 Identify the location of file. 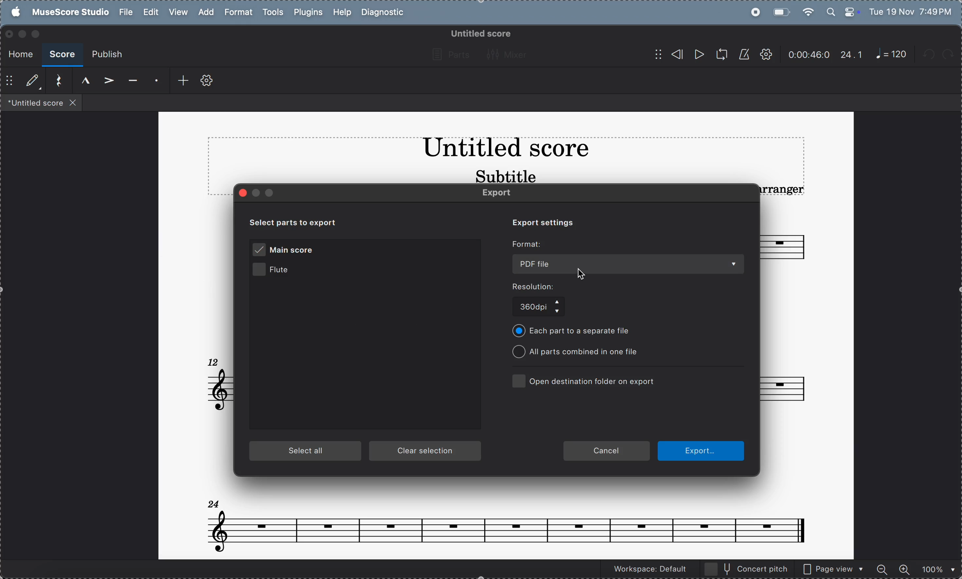
(126, 12).